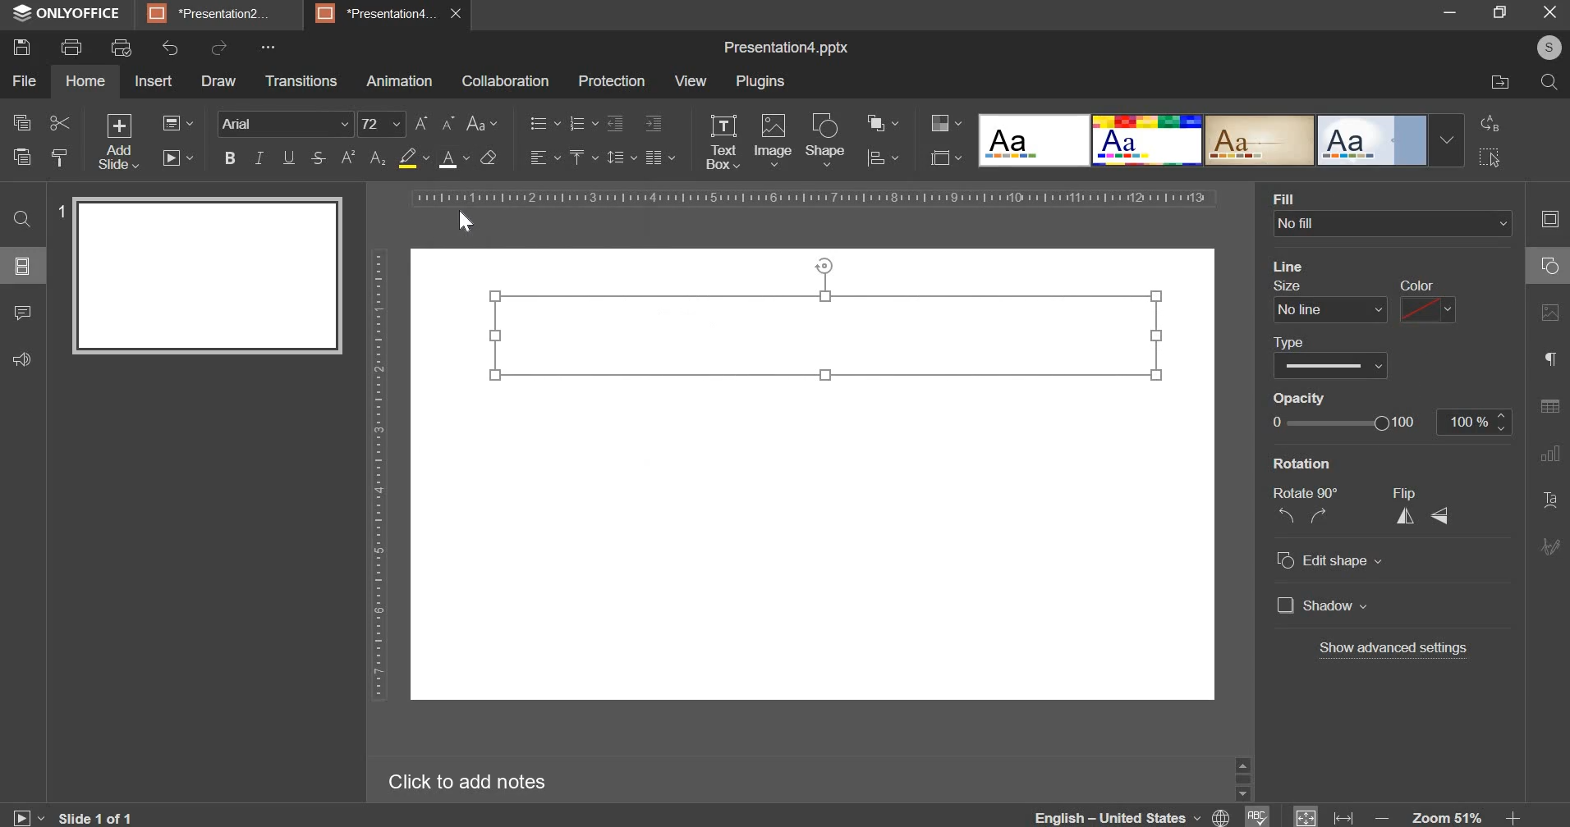  I want to click on print, so click(71, 45).